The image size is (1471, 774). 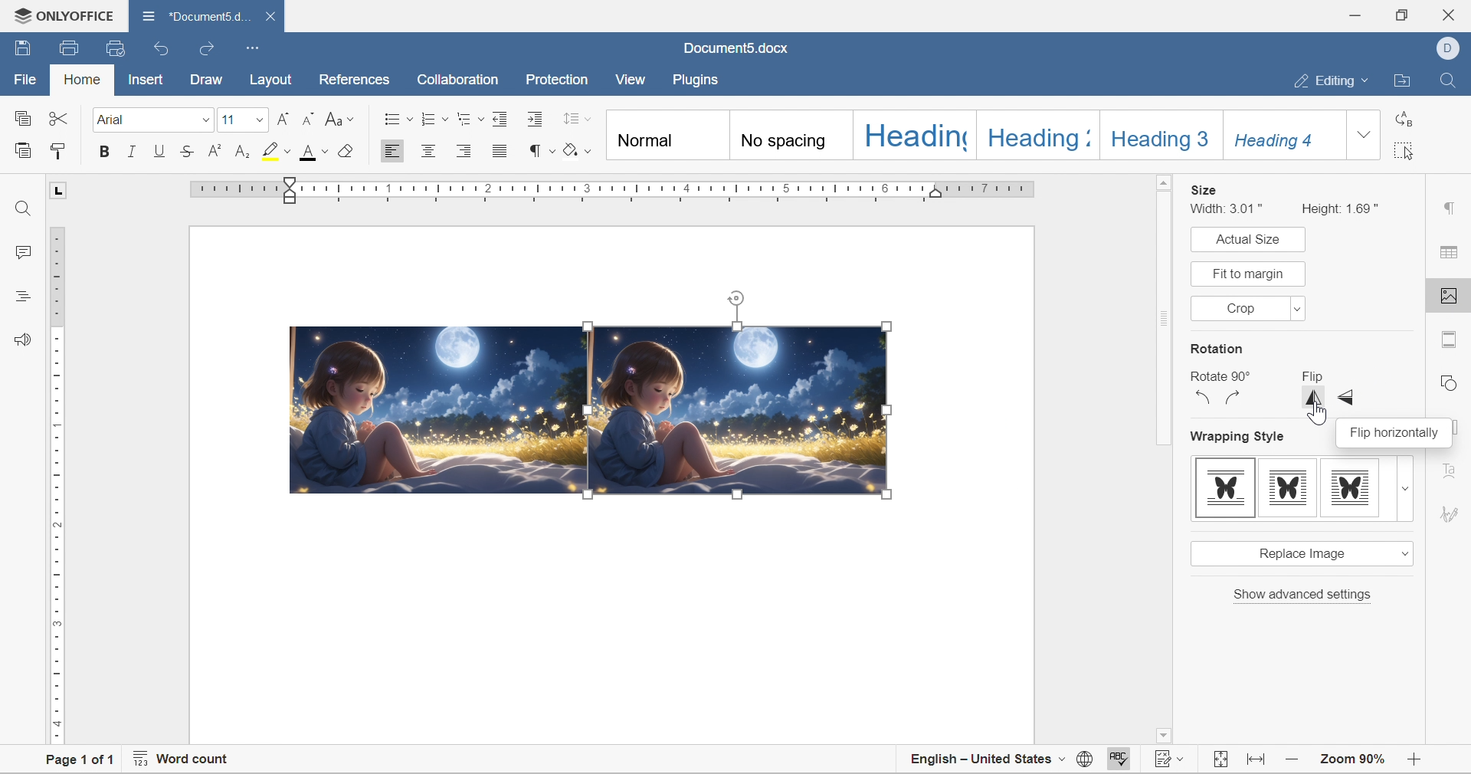 I want to click on flip, so click(x=1311, y=376).